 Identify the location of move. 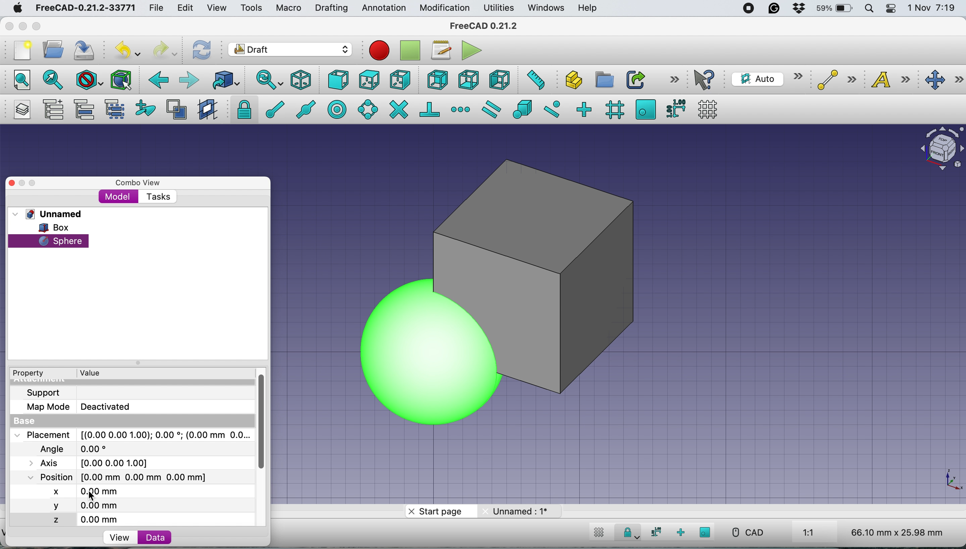
(945, 80).